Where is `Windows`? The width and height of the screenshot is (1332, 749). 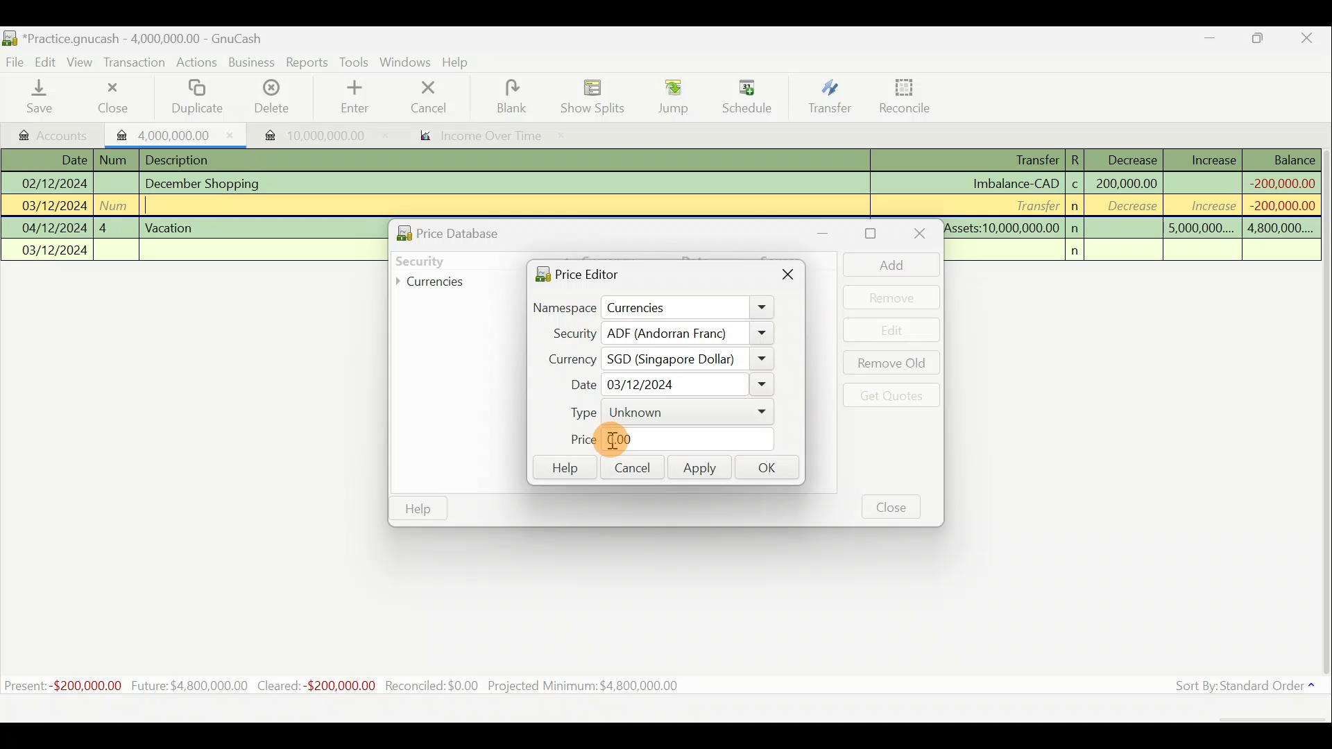 Windows is located at coordinates (405, 62).